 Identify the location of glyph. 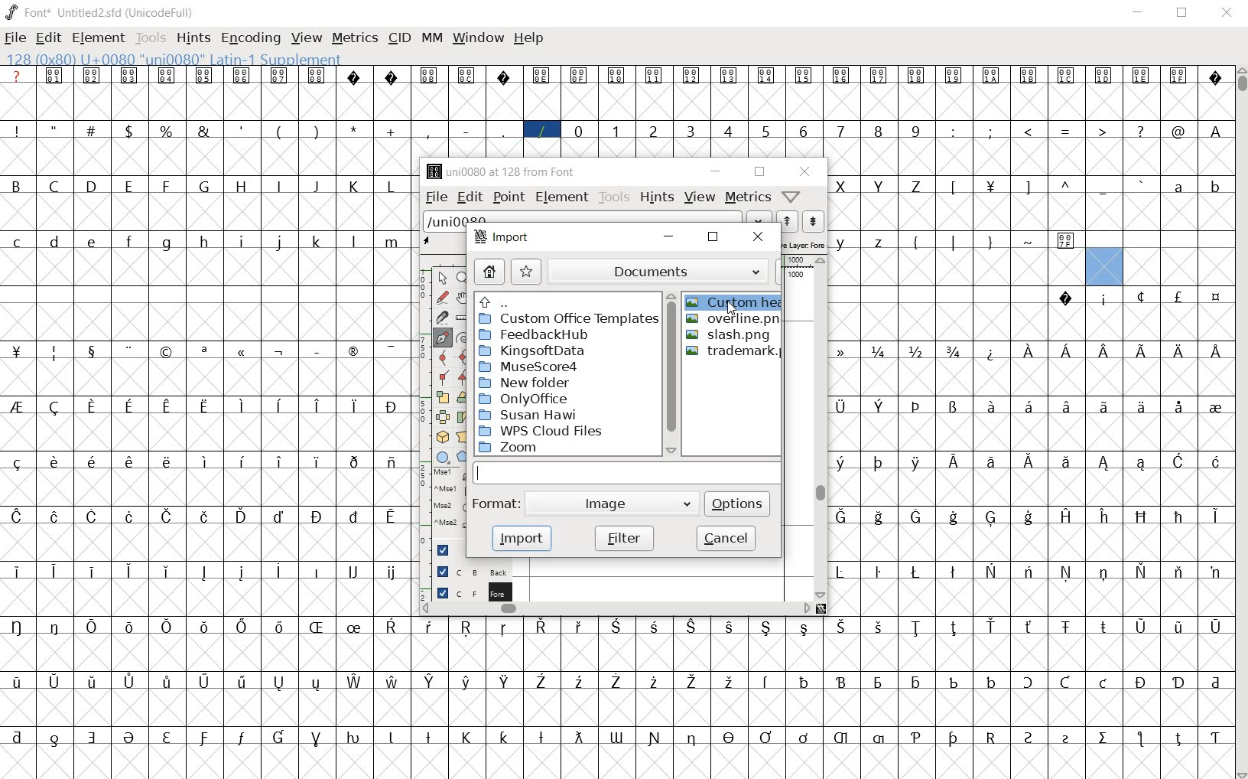
(353, 462).